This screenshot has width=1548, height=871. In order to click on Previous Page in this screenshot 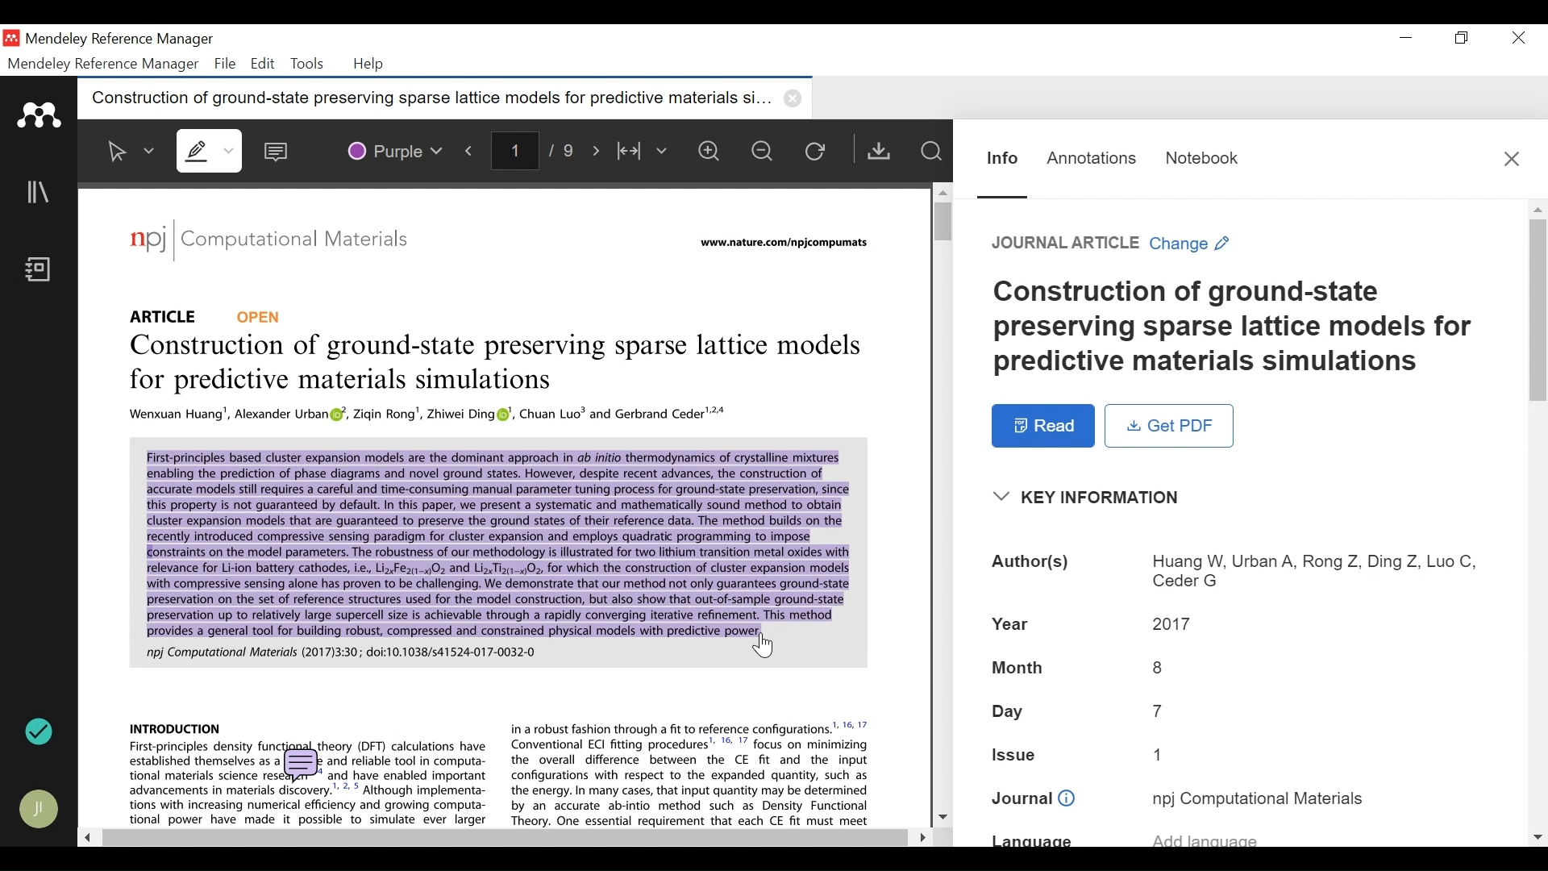, I will do `click(472, 148)`.